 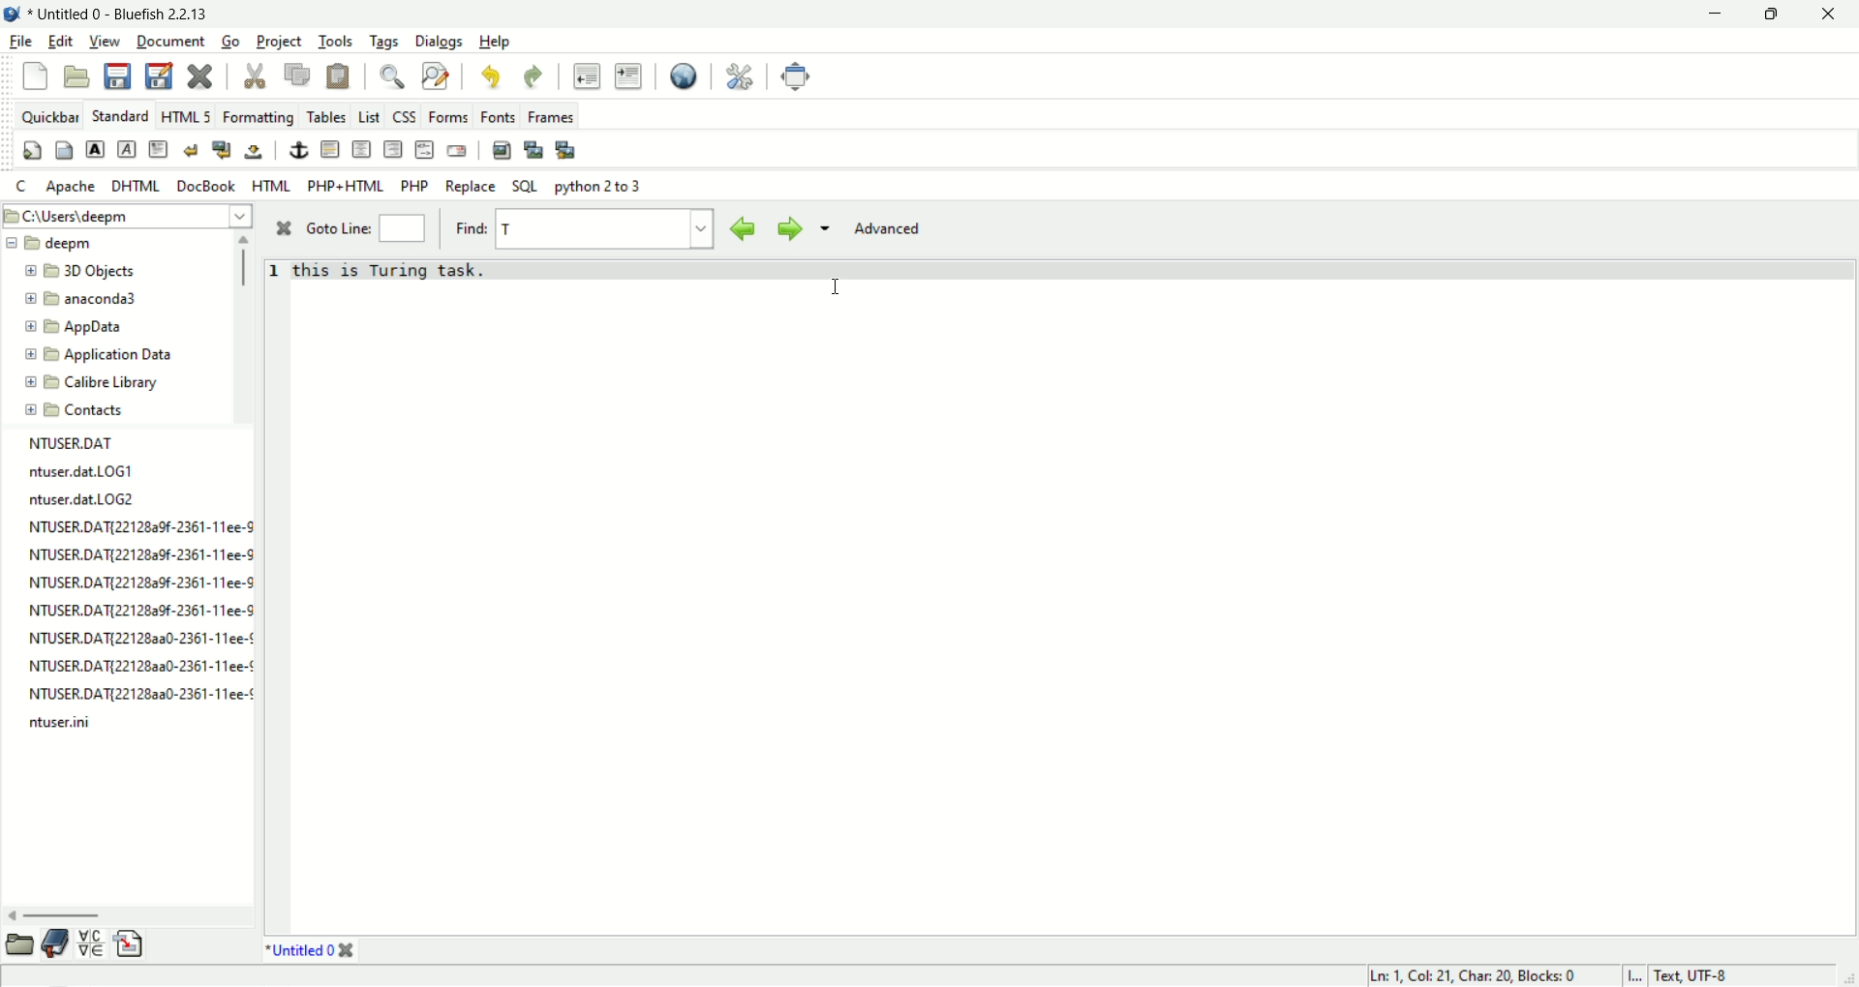 I want to click on c , so click(x=23, y=188).